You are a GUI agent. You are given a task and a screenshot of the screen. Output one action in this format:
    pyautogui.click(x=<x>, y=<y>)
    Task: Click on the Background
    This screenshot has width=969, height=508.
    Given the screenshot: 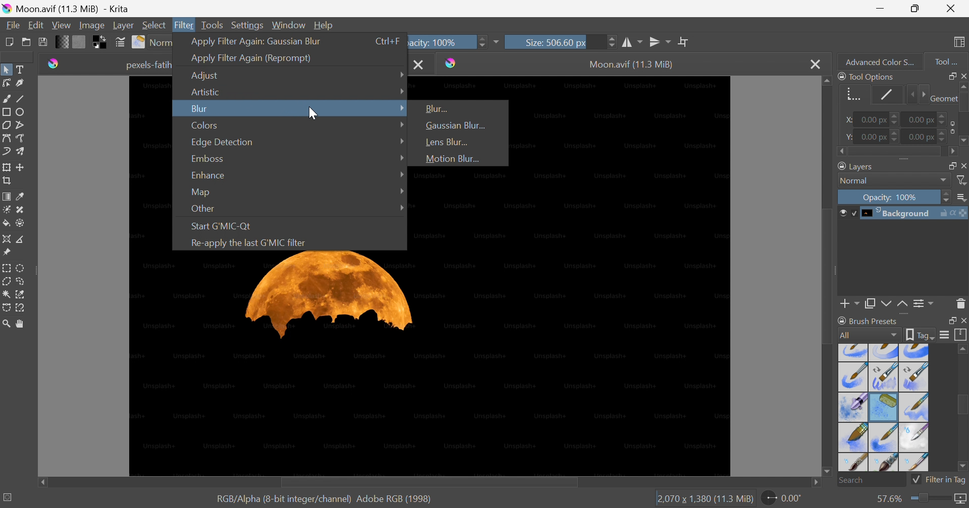 What is the action you would take?
    pyautogui.click(x=902, y=214)
    